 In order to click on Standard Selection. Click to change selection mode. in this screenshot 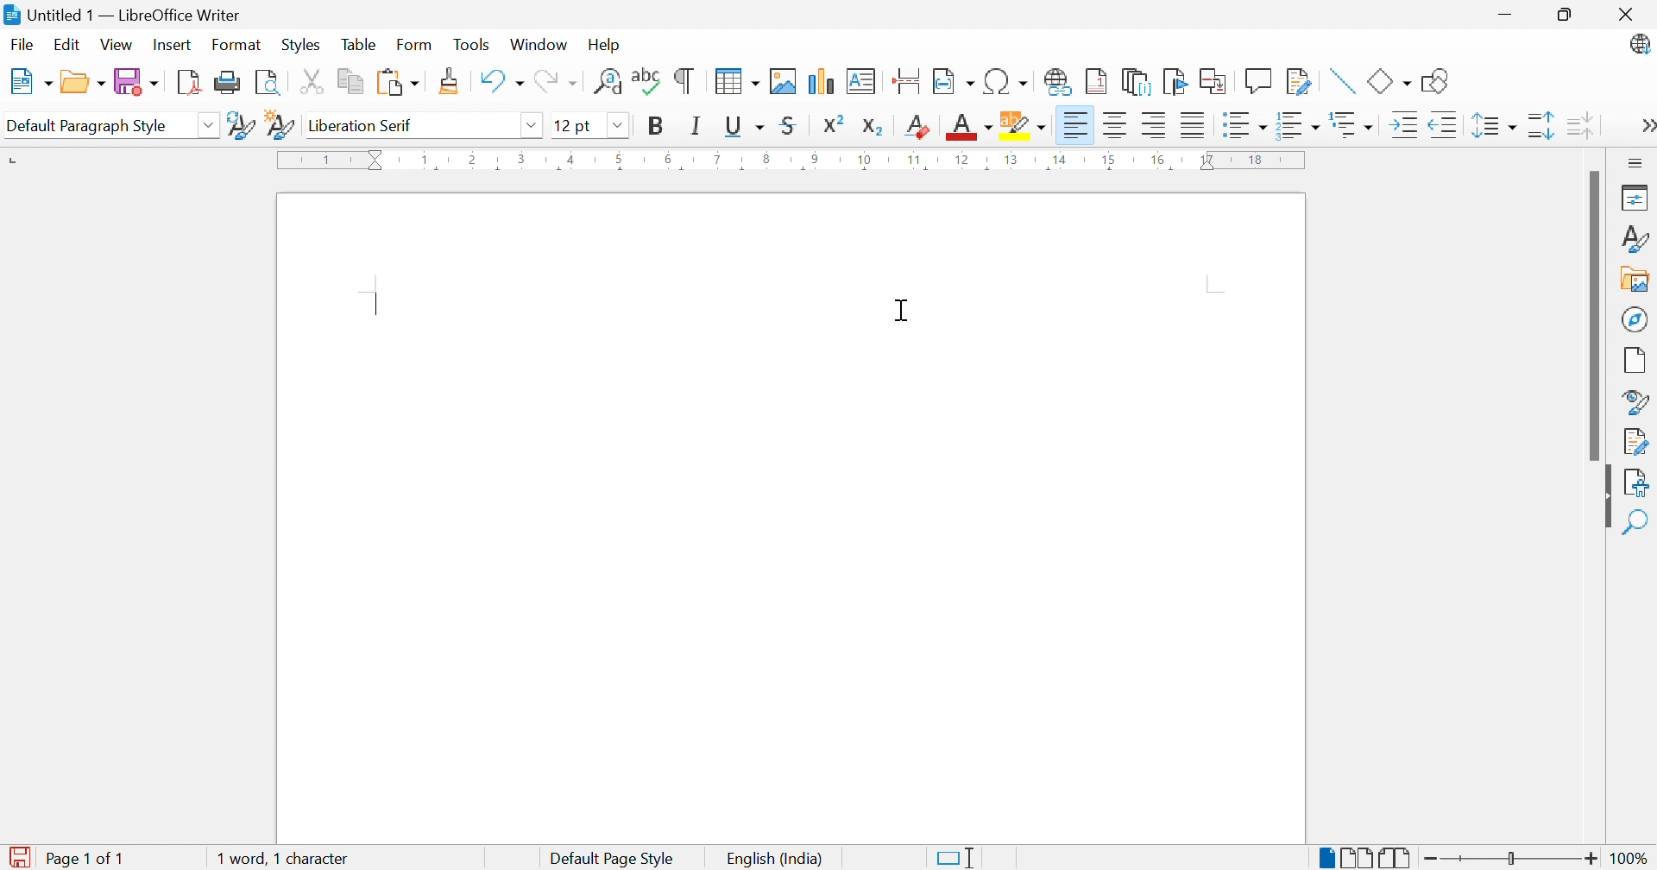, I will do `click(959, 858)`.